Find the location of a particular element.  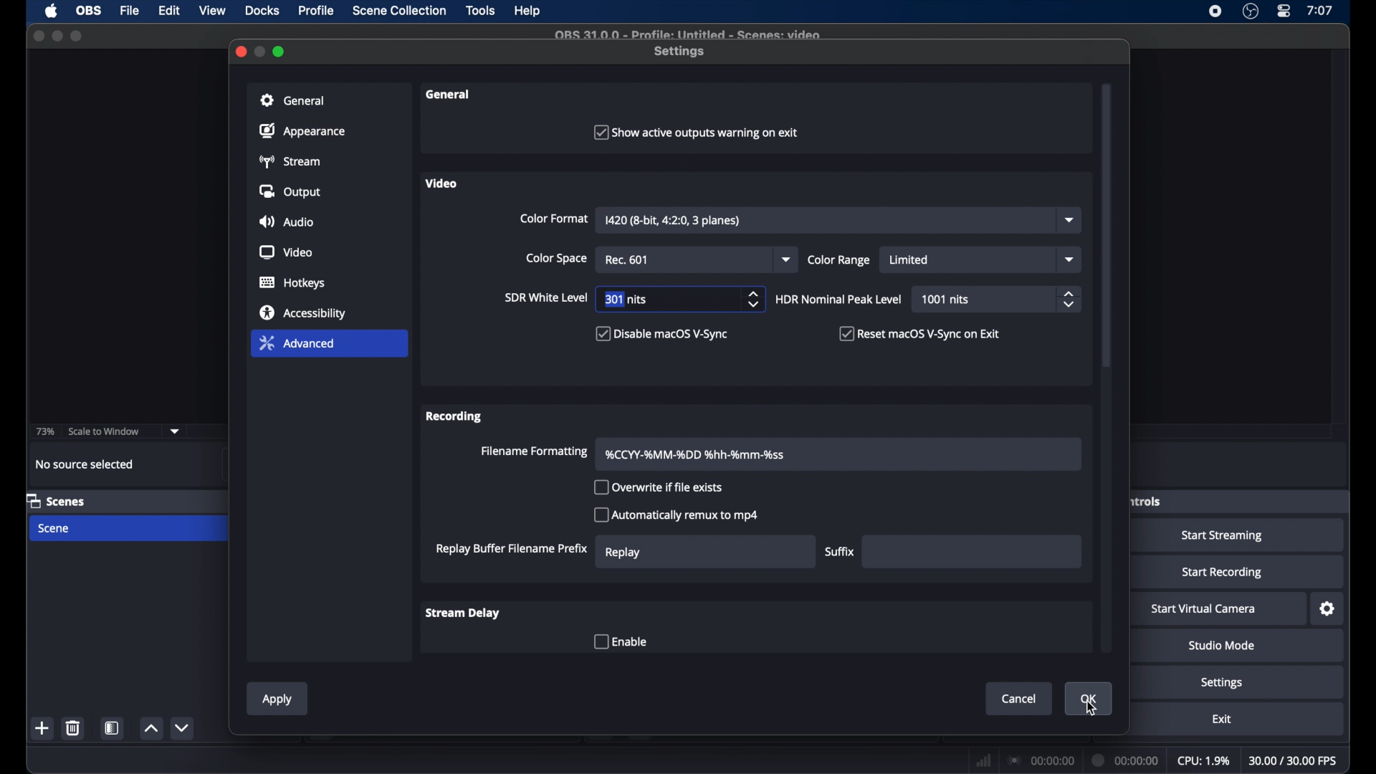

scroll box is located at coordinates (1108, 226).